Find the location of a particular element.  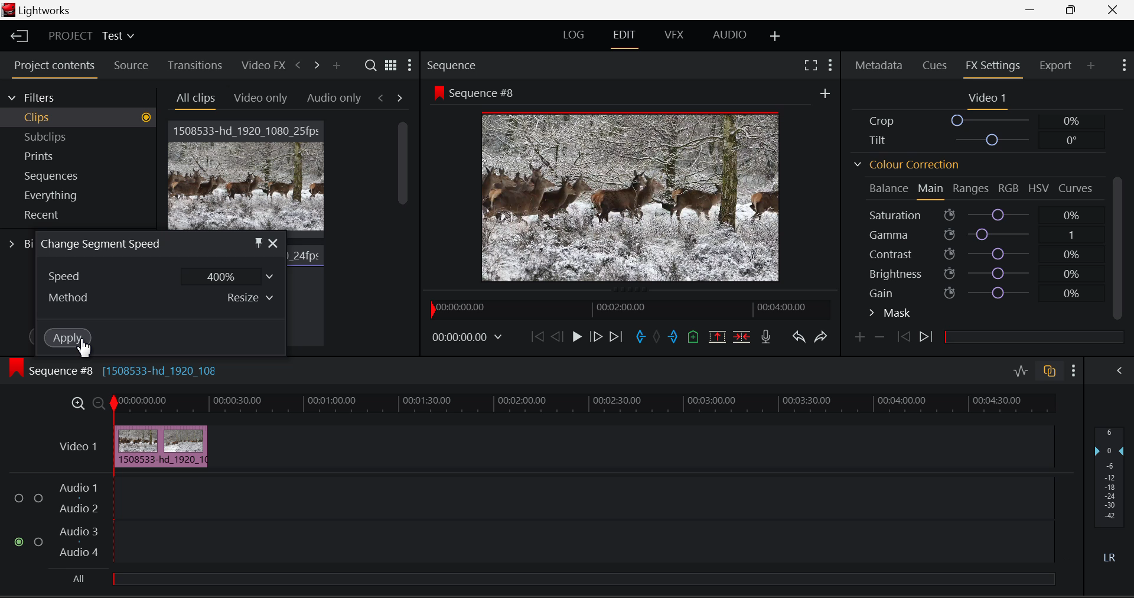

Balance is located at coordinates (886, 189).